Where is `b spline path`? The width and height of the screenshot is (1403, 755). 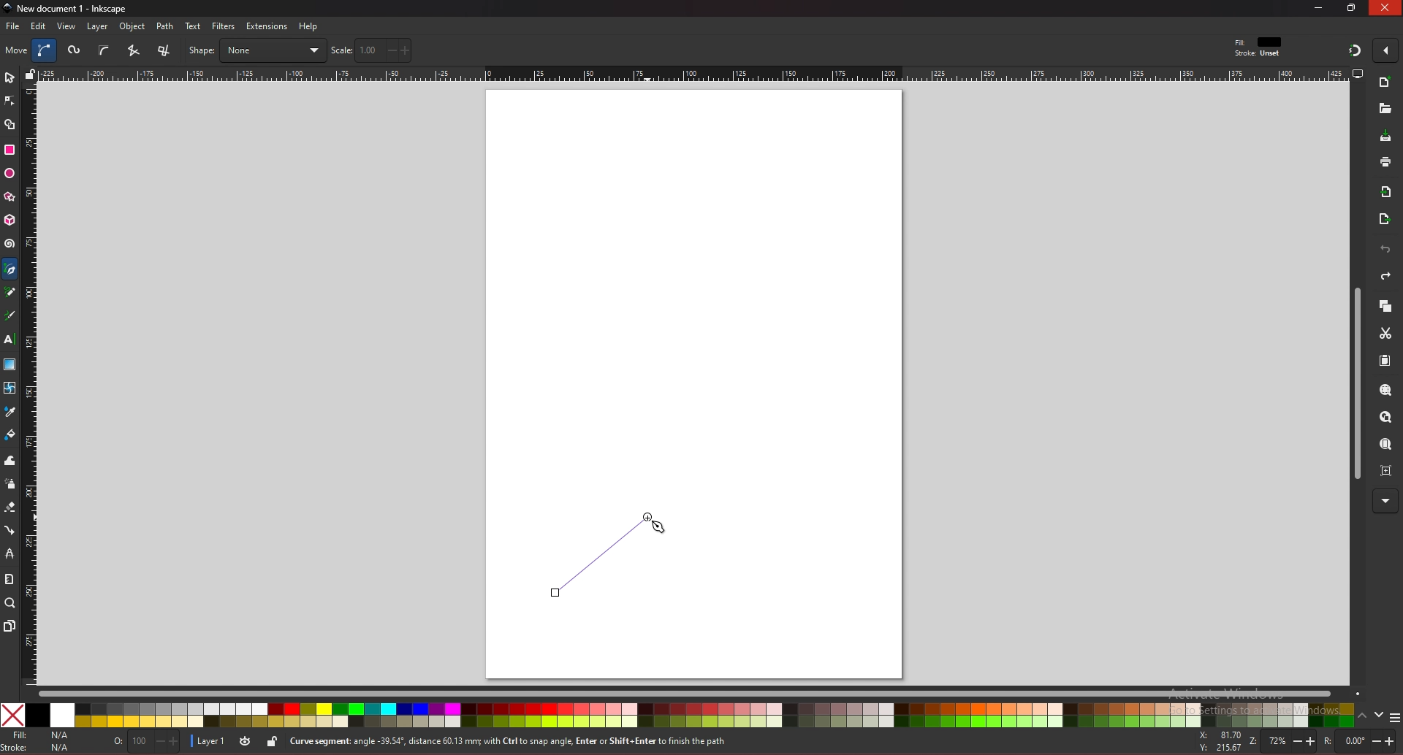
b spline path is located at coordinates (104, 50).